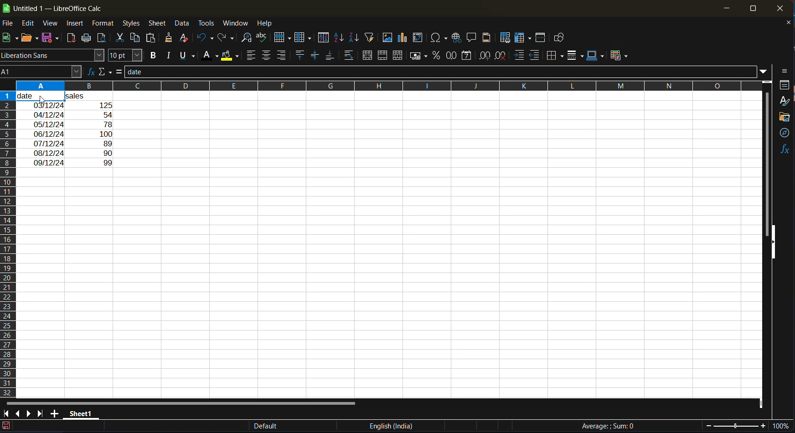 This screenshot has height=433, width=795. What do you see at coordinates (30, 415) in the screenshot?
I see `scroll to next sheet` at bounding box center [30, 415].